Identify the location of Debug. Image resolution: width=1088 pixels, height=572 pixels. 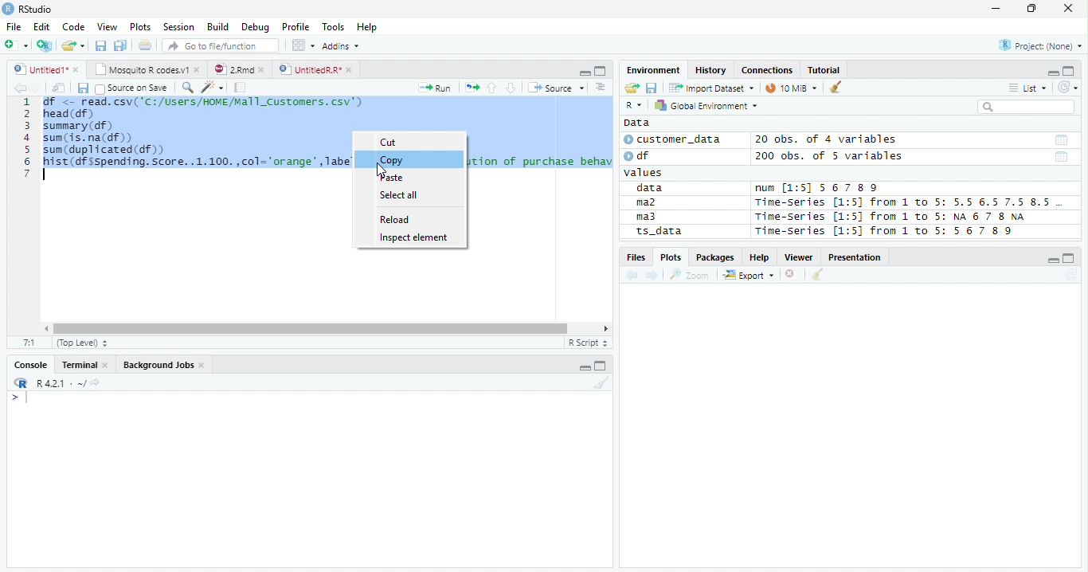
(256, 28).